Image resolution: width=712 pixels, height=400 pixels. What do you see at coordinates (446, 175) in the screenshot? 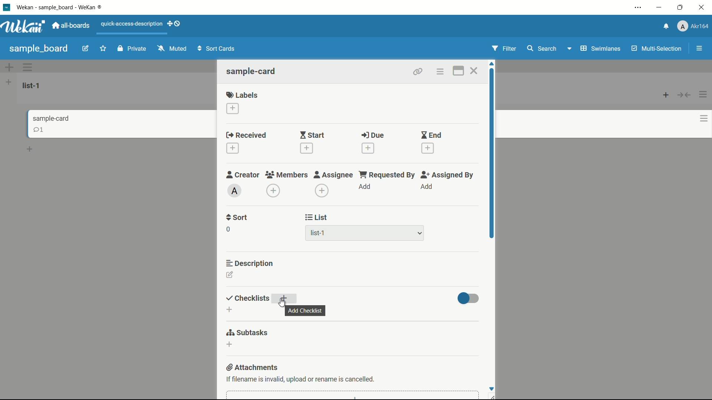
I see `assigned by` at bounding box center [446, 175].